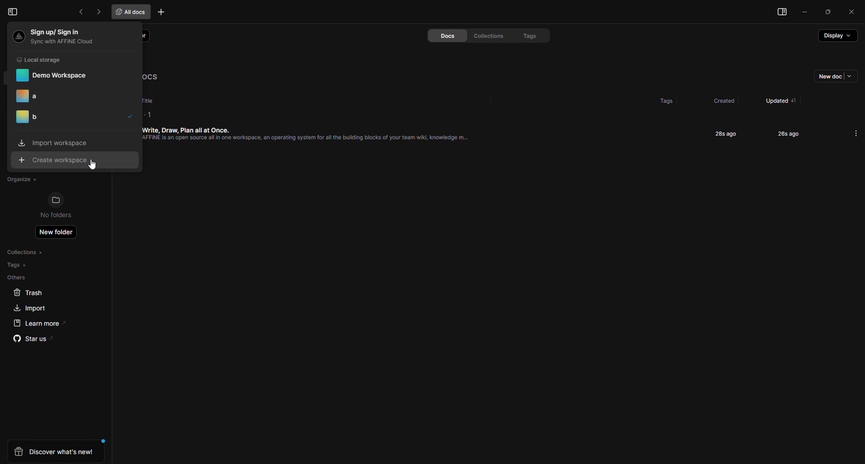  I want to click on tags, so click(525, 35).